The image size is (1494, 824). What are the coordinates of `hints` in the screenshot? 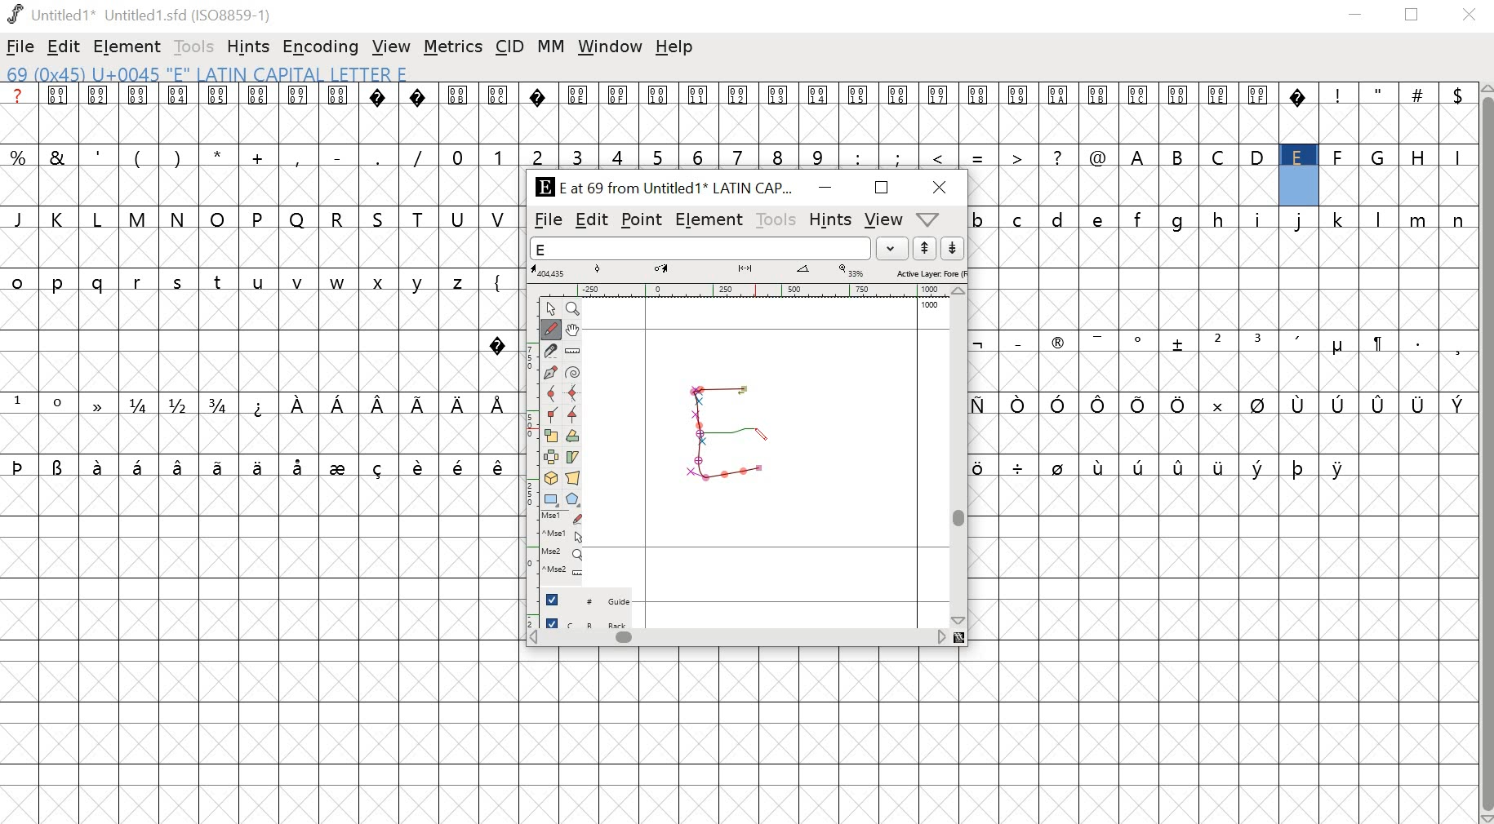 It's located at (249, 47).